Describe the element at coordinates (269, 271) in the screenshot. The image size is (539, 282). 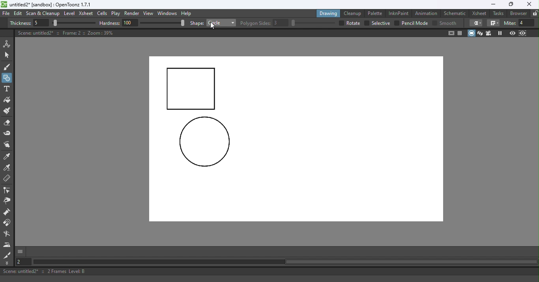
I see `Status bar` at that location.